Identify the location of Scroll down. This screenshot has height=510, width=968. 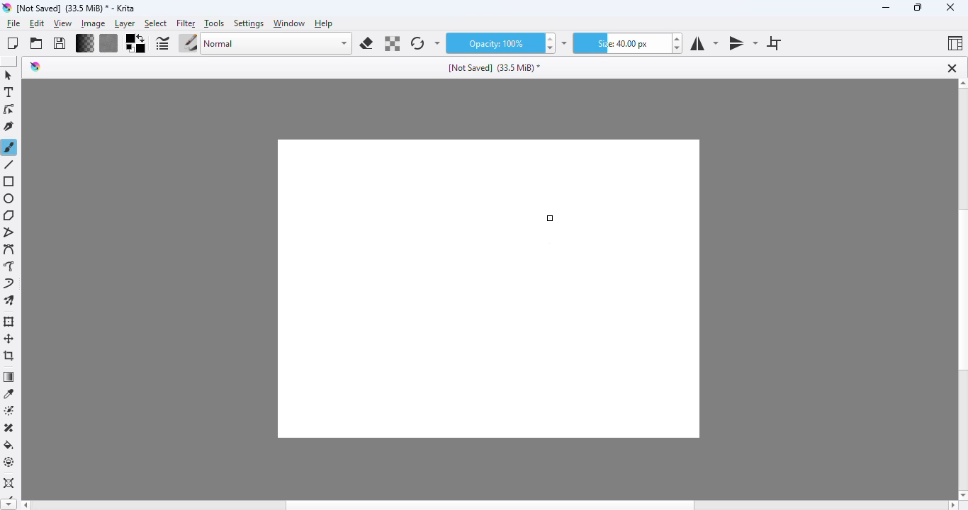
(9, 504).